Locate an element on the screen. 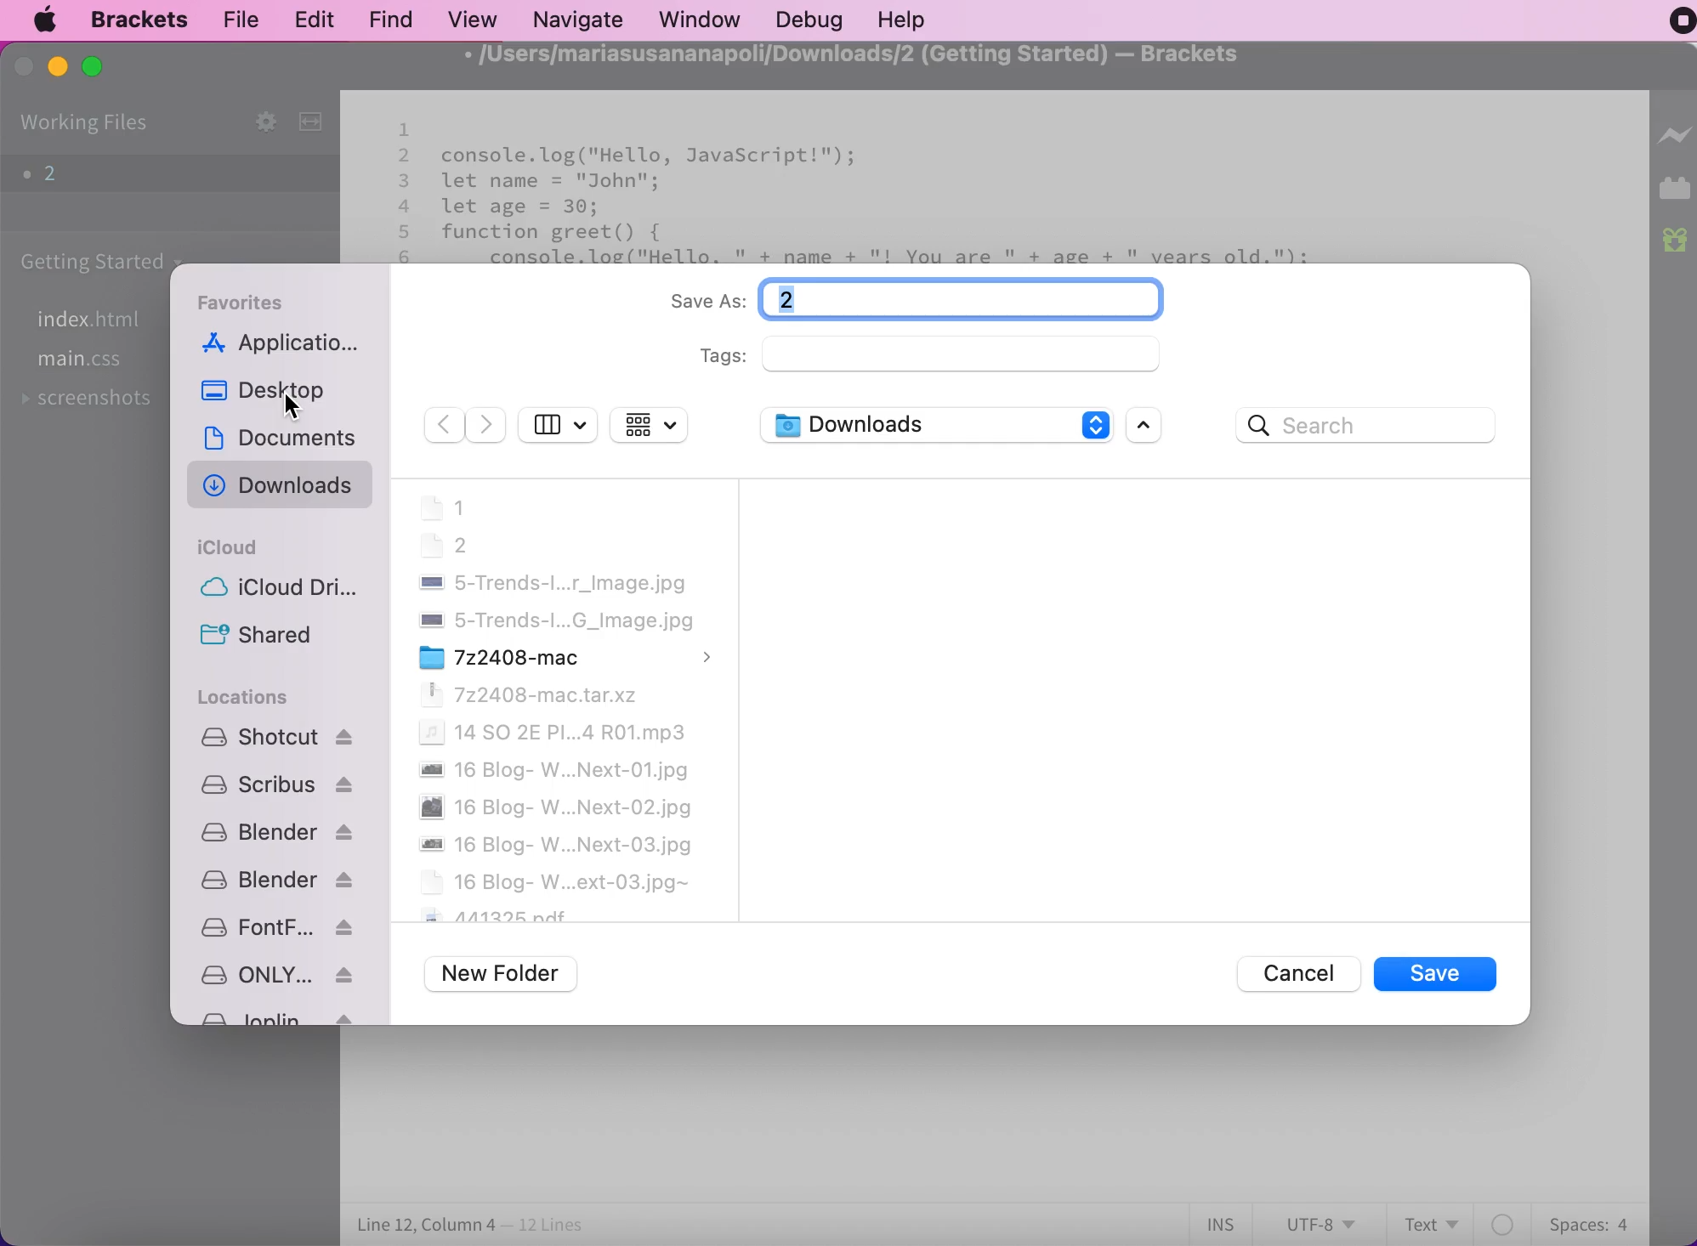  mac logo is located at coordinates (48, 20).